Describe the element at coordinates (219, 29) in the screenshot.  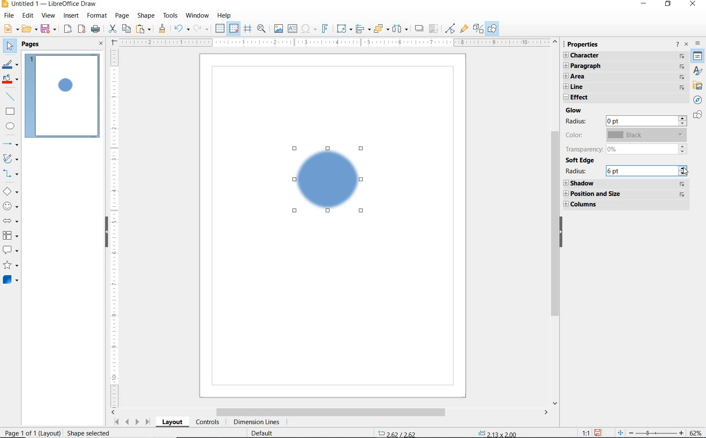
I see `DISPLAY GRID` at that location.